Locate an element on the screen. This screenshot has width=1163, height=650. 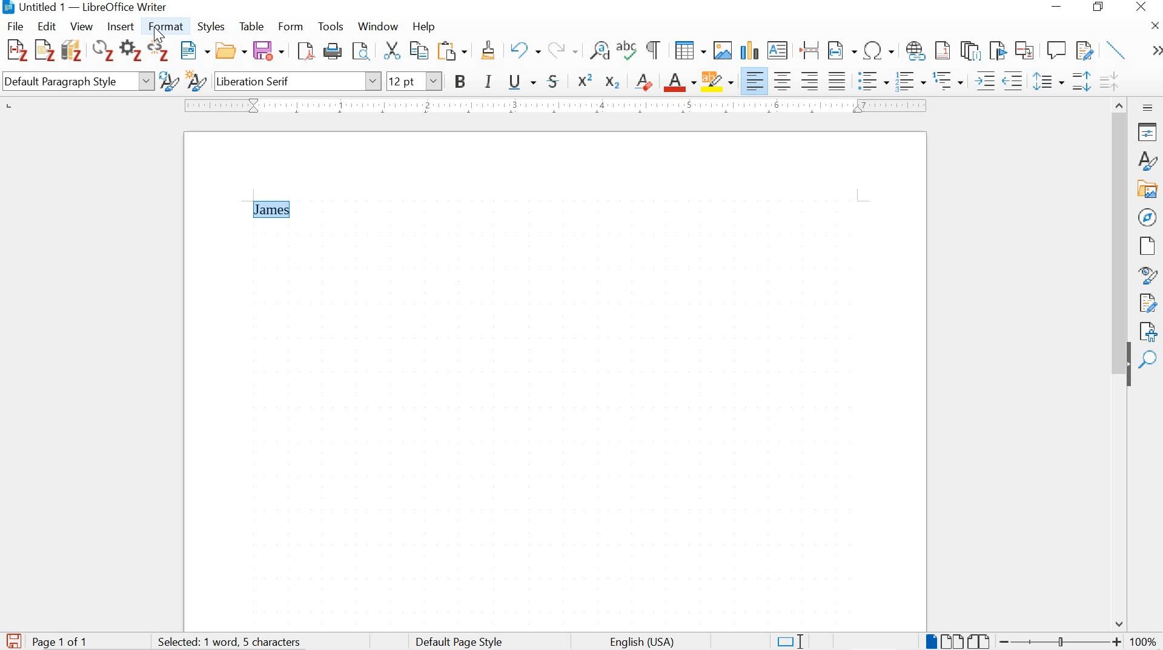
toggle ordered list is located at coordinates (909, 82).